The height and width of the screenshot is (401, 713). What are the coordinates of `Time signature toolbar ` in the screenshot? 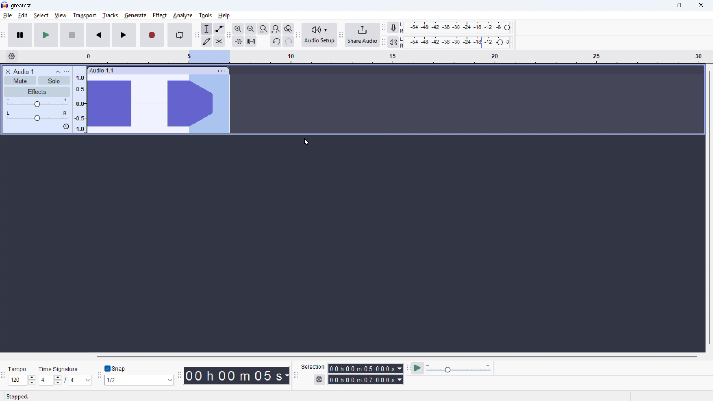 It's located at (4, 377).